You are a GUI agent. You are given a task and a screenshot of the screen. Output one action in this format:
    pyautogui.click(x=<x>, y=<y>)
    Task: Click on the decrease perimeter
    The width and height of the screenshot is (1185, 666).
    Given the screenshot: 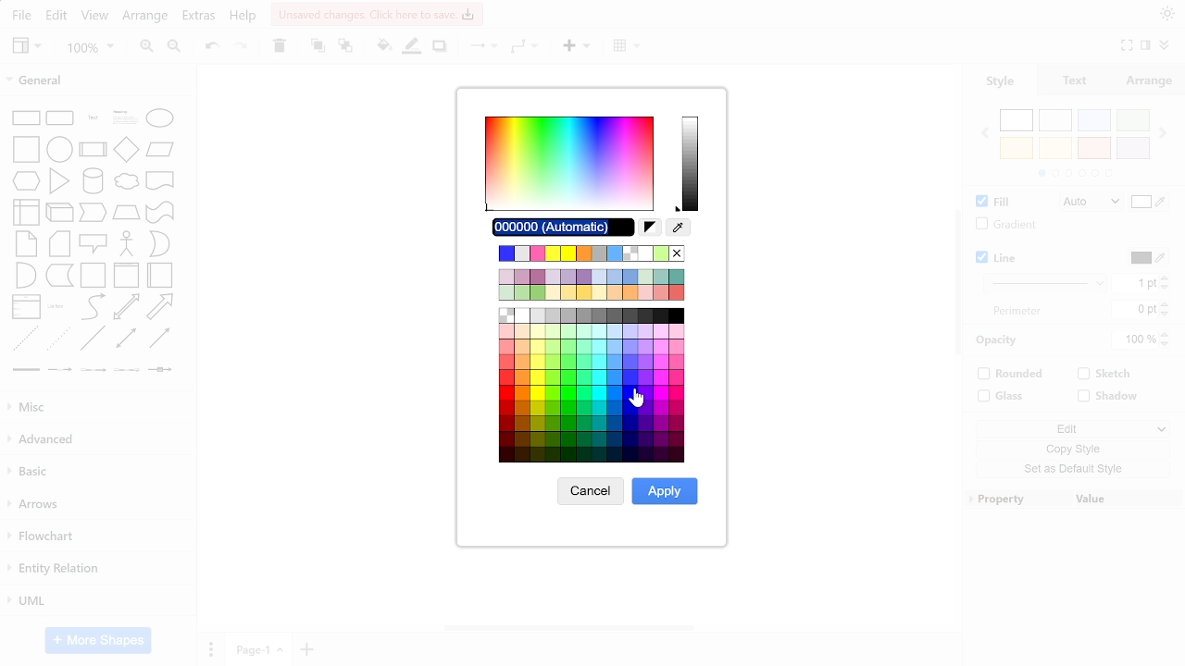 What is the action you would take?
    pyautogui.click(x=1166, y=314)
    